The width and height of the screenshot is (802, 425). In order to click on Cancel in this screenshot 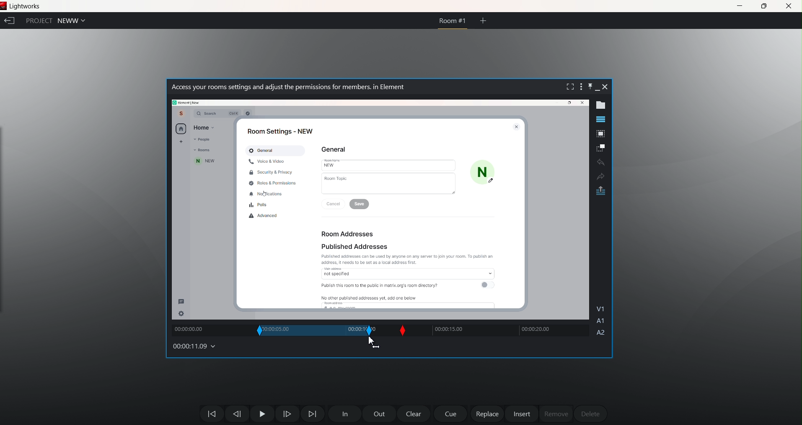, I will do `click(334, 203)`.